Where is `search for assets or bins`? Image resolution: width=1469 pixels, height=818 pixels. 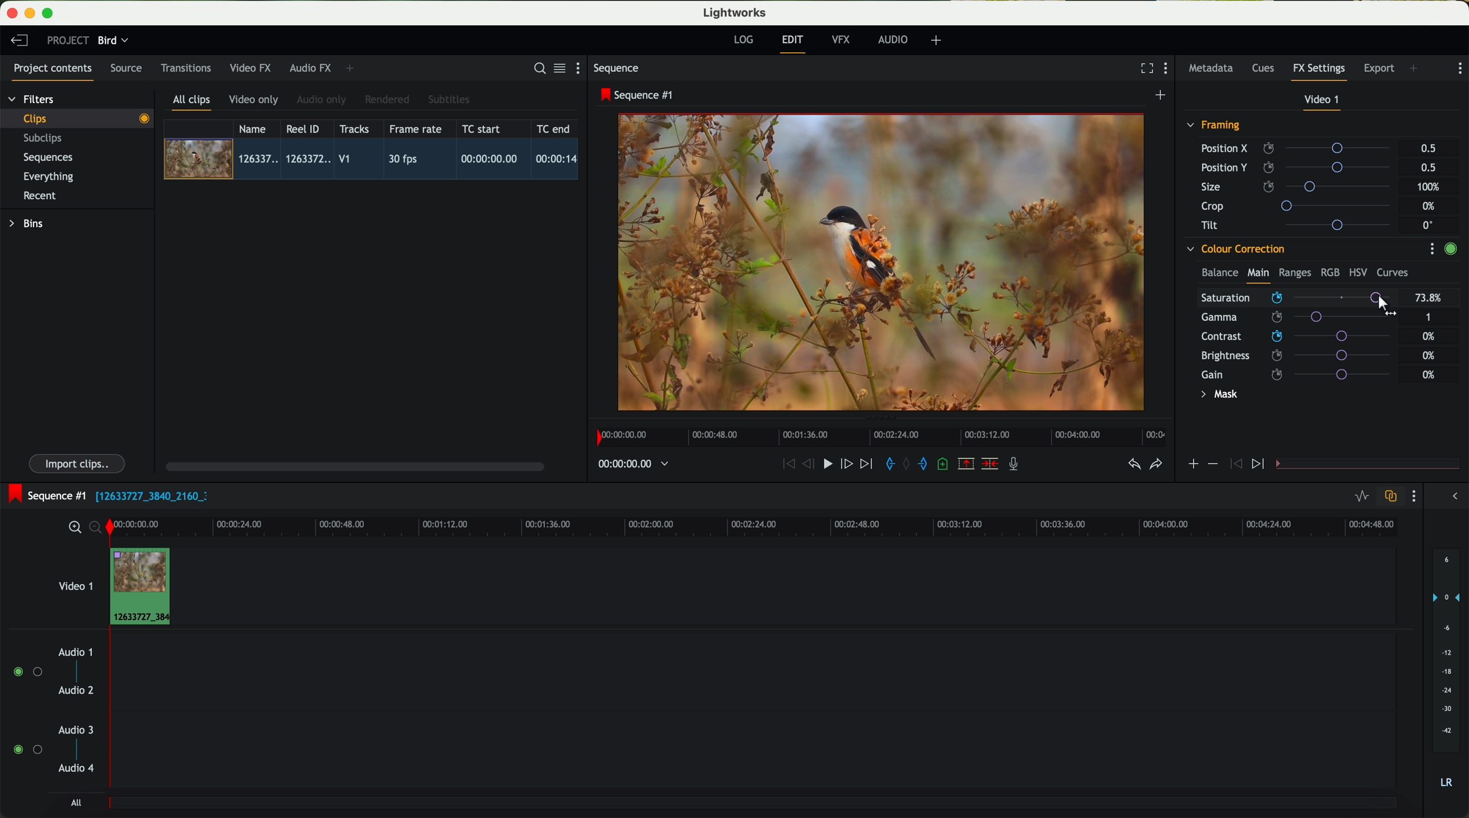 search for assets or bins is located at coordinates (536, 69).